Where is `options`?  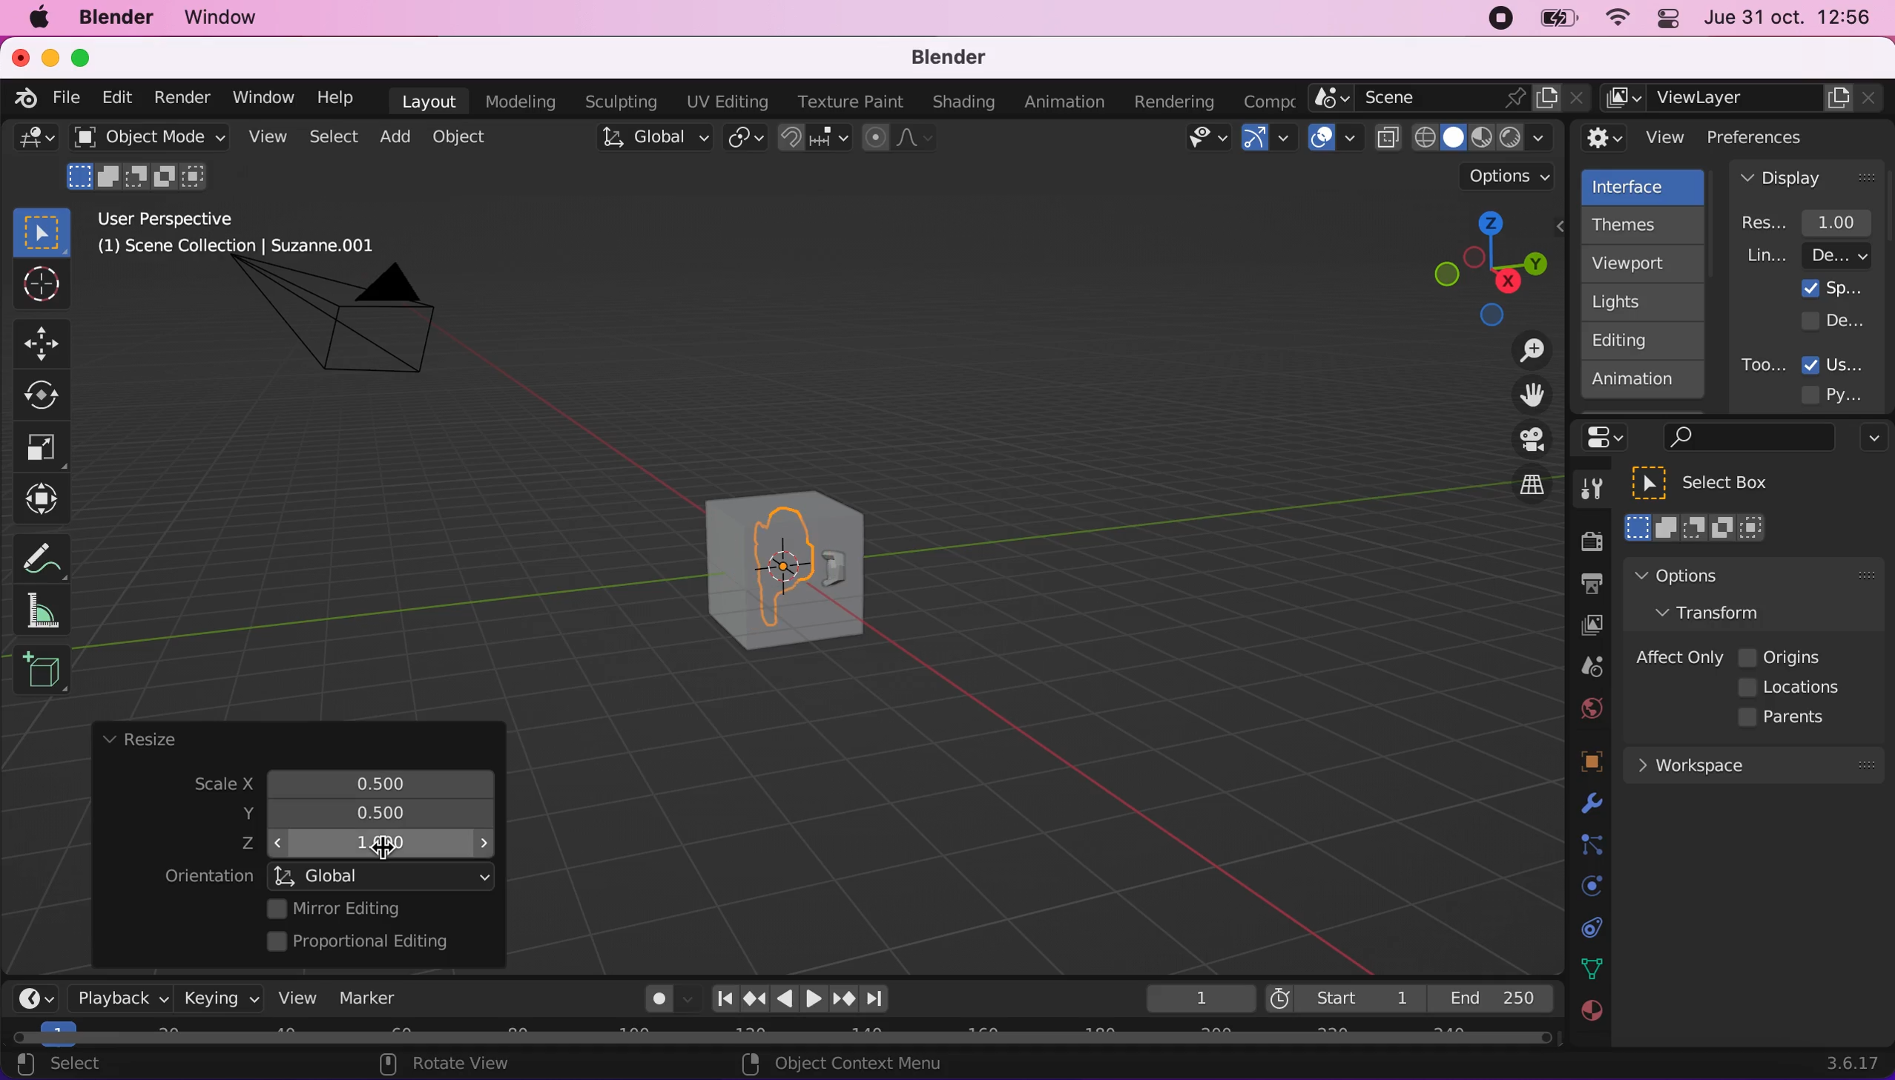
options is located at coordinates (1870, 440).